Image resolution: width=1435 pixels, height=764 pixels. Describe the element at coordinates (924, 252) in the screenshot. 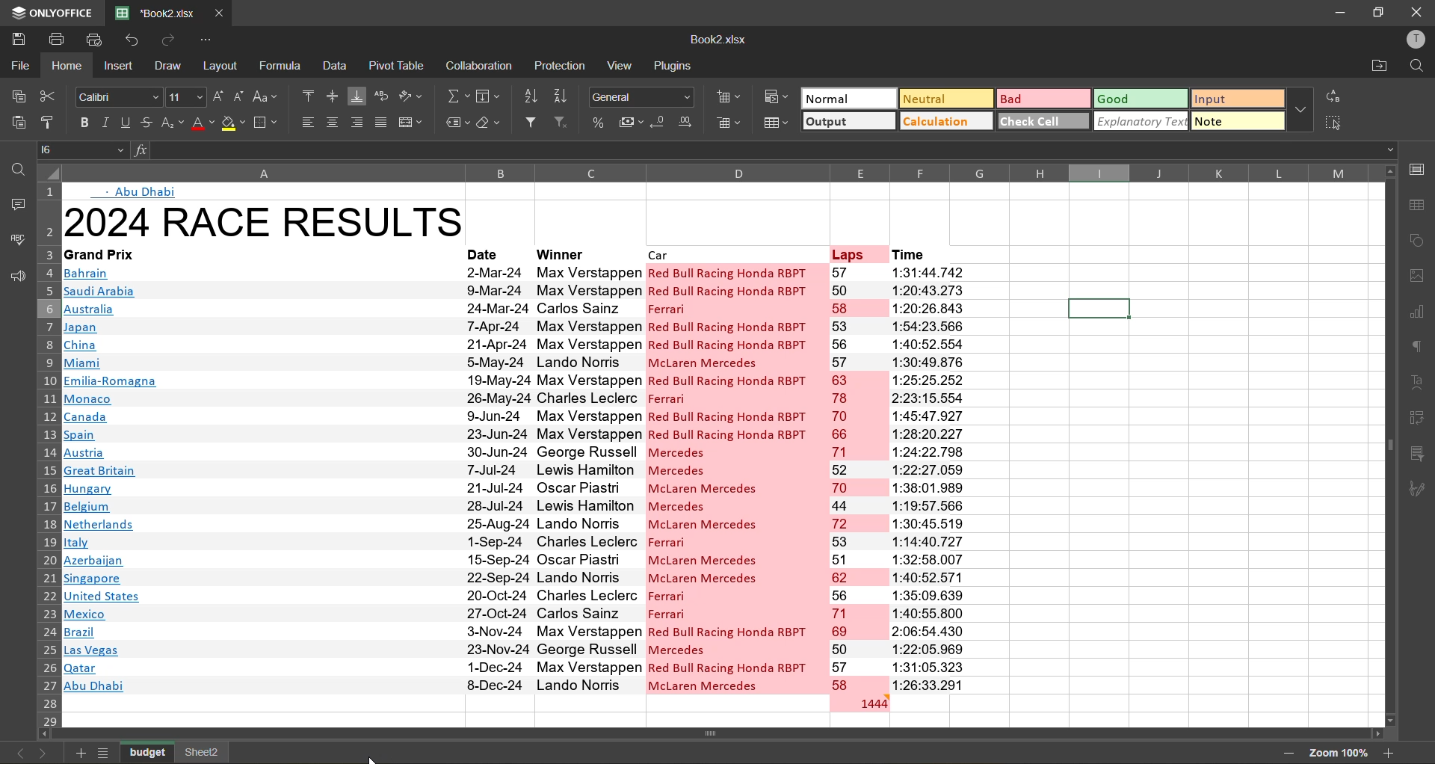

I see `time` at that location.